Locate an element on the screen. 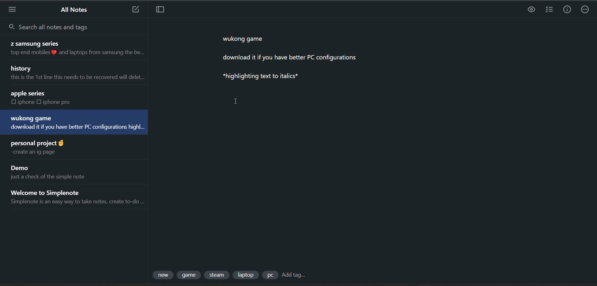 This screenshot has width=597, height=286. add tag is located at coordinates (296, 275).